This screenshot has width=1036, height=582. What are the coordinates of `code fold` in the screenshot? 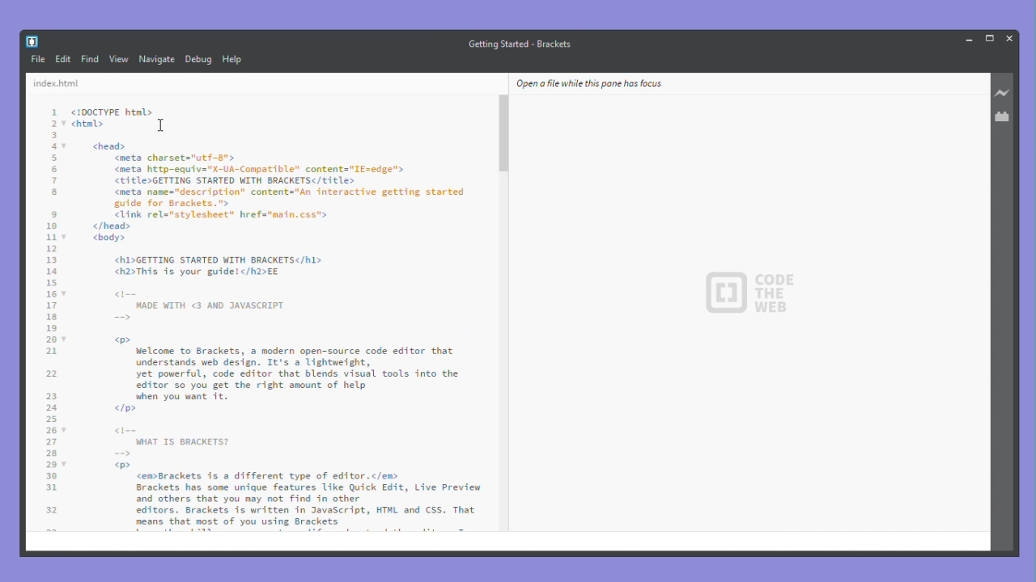 It's located at (66, 294).